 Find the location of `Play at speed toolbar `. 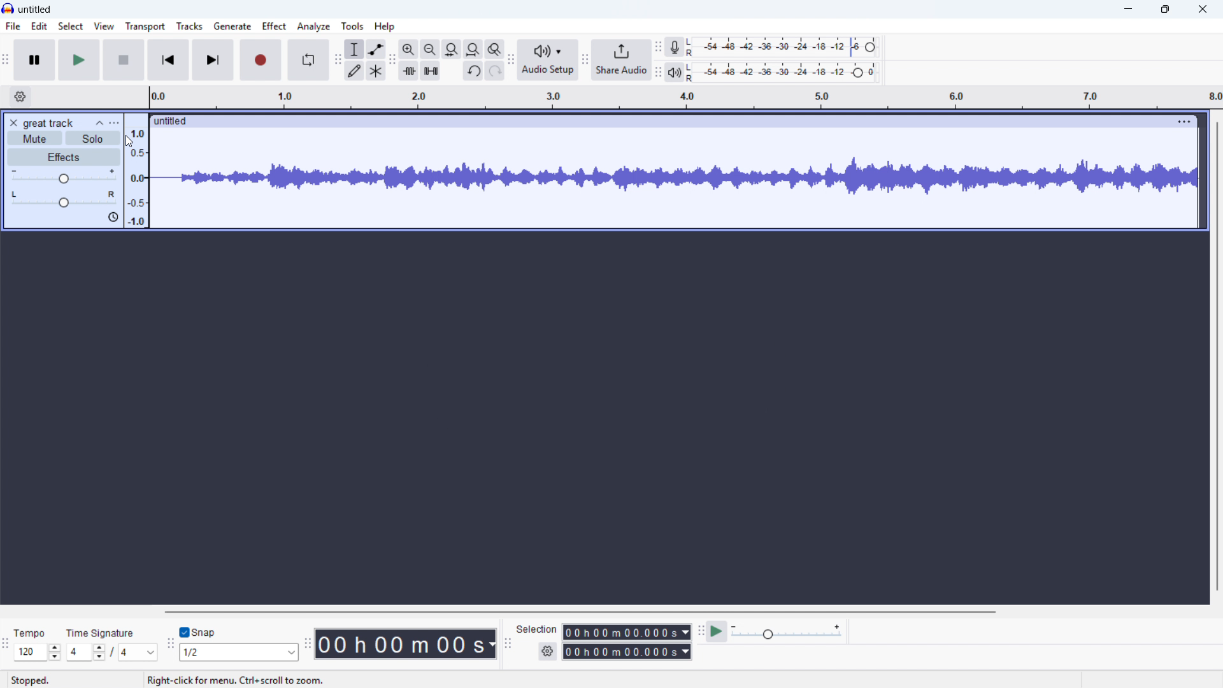

Play at speed toolbar  is located at coordinates (700, 630).